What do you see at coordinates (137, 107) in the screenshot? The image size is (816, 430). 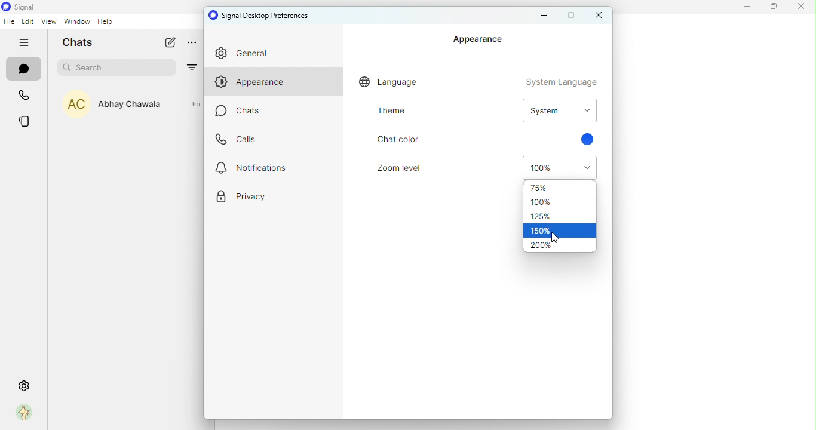 I see `Abhay Chawla` at bounding box center [137, 107].